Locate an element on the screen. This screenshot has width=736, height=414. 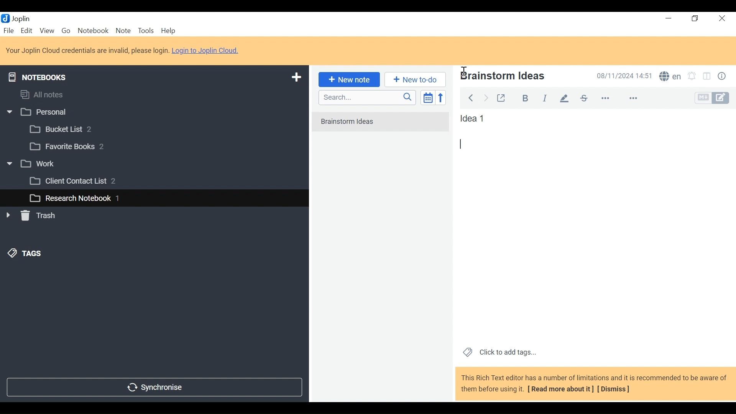
Search is located at coordinates (366, 97).